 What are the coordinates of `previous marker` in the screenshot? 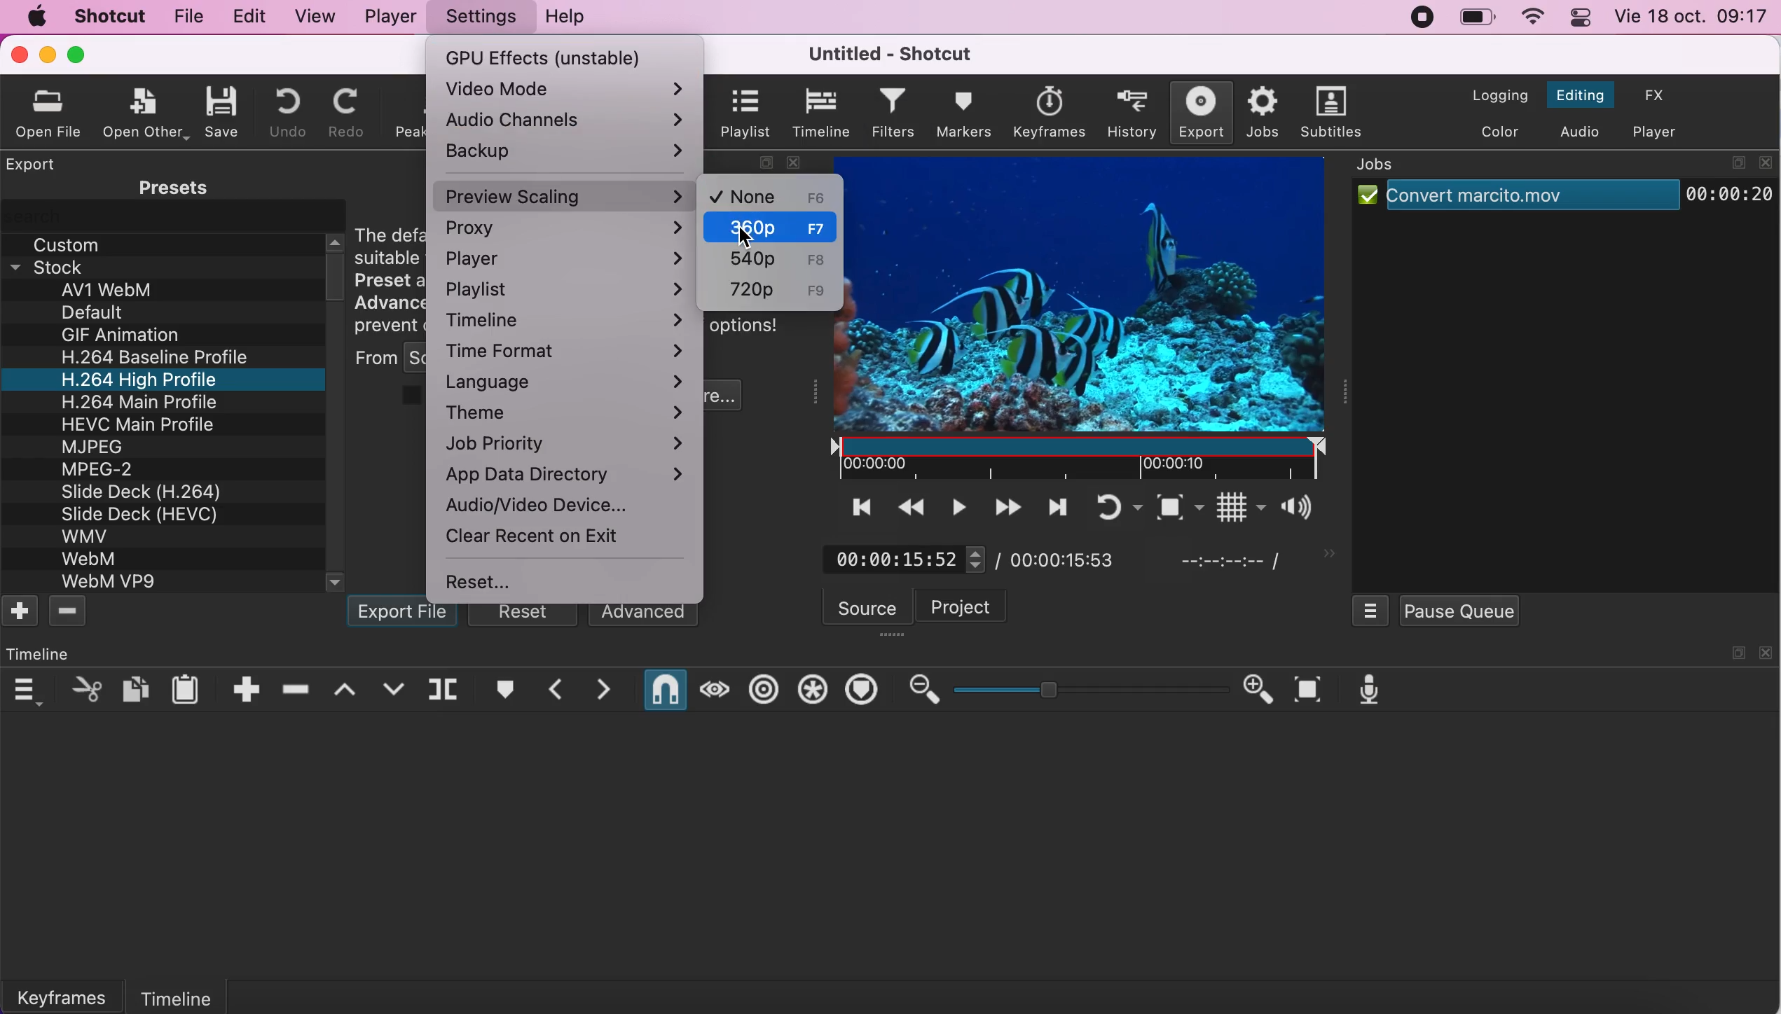 It's located at (552, 690).